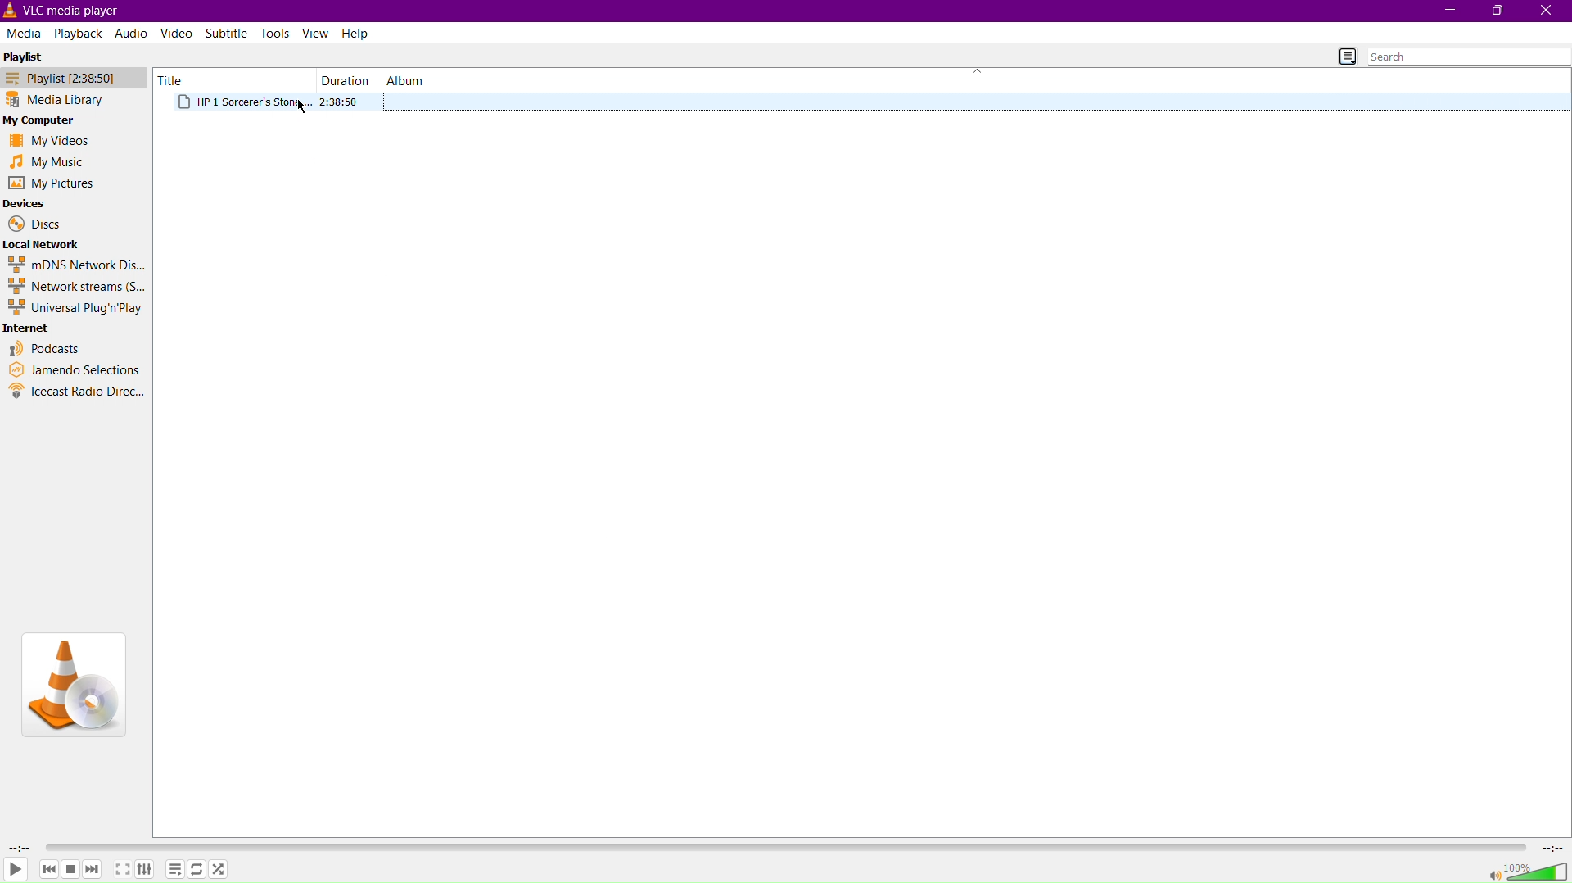  What do you see at coordinates (303, 108) in the screenshot?
I see `Cursor Position` at bounding box center [303, 108].